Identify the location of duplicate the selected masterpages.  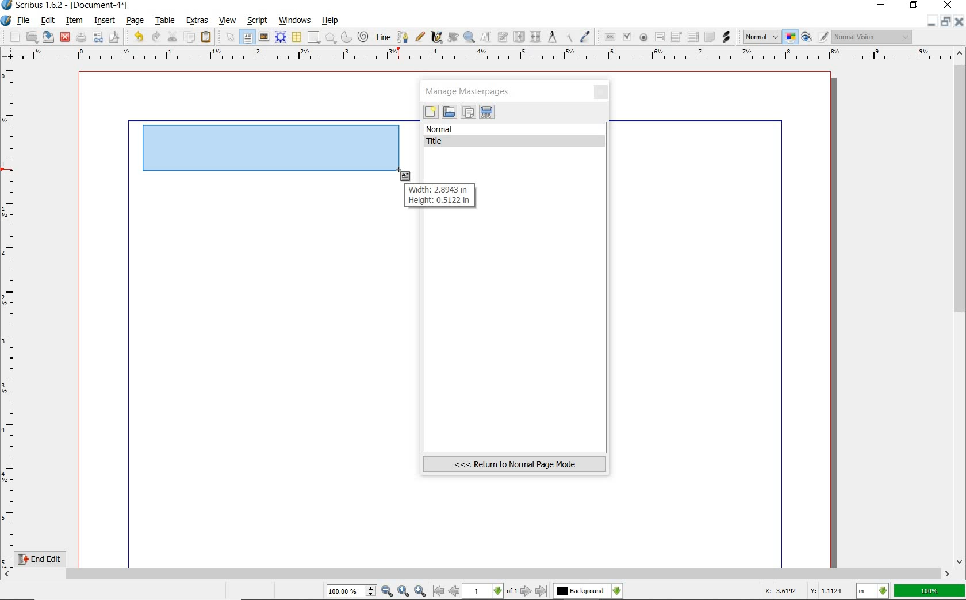
(468, 113).